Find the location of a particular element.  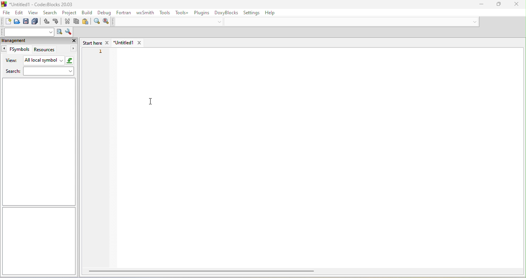

replace is located at coordinates (107, 22).